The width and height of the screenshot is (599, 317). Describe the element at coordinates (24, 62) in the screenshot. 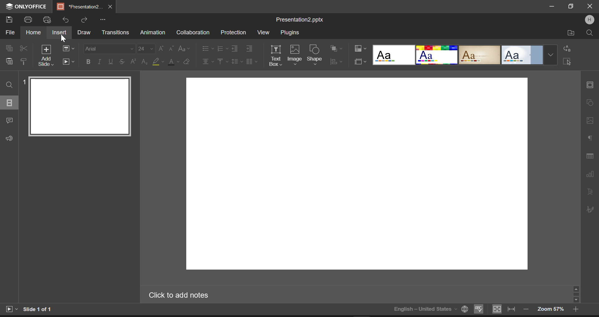

I see `Copy Style` at that location.